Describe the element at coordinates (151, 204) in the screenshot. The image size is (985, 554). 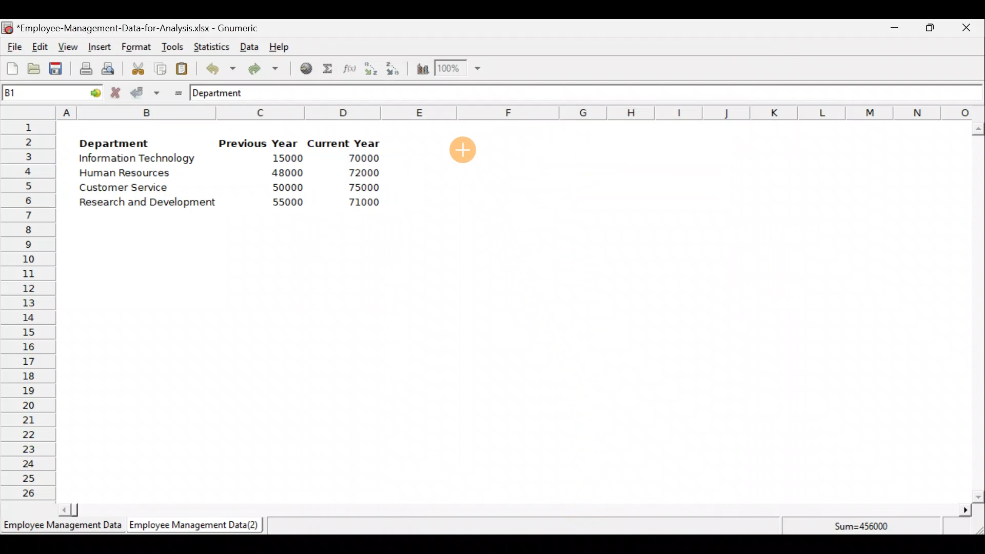
I see `Research and Development` at that location.